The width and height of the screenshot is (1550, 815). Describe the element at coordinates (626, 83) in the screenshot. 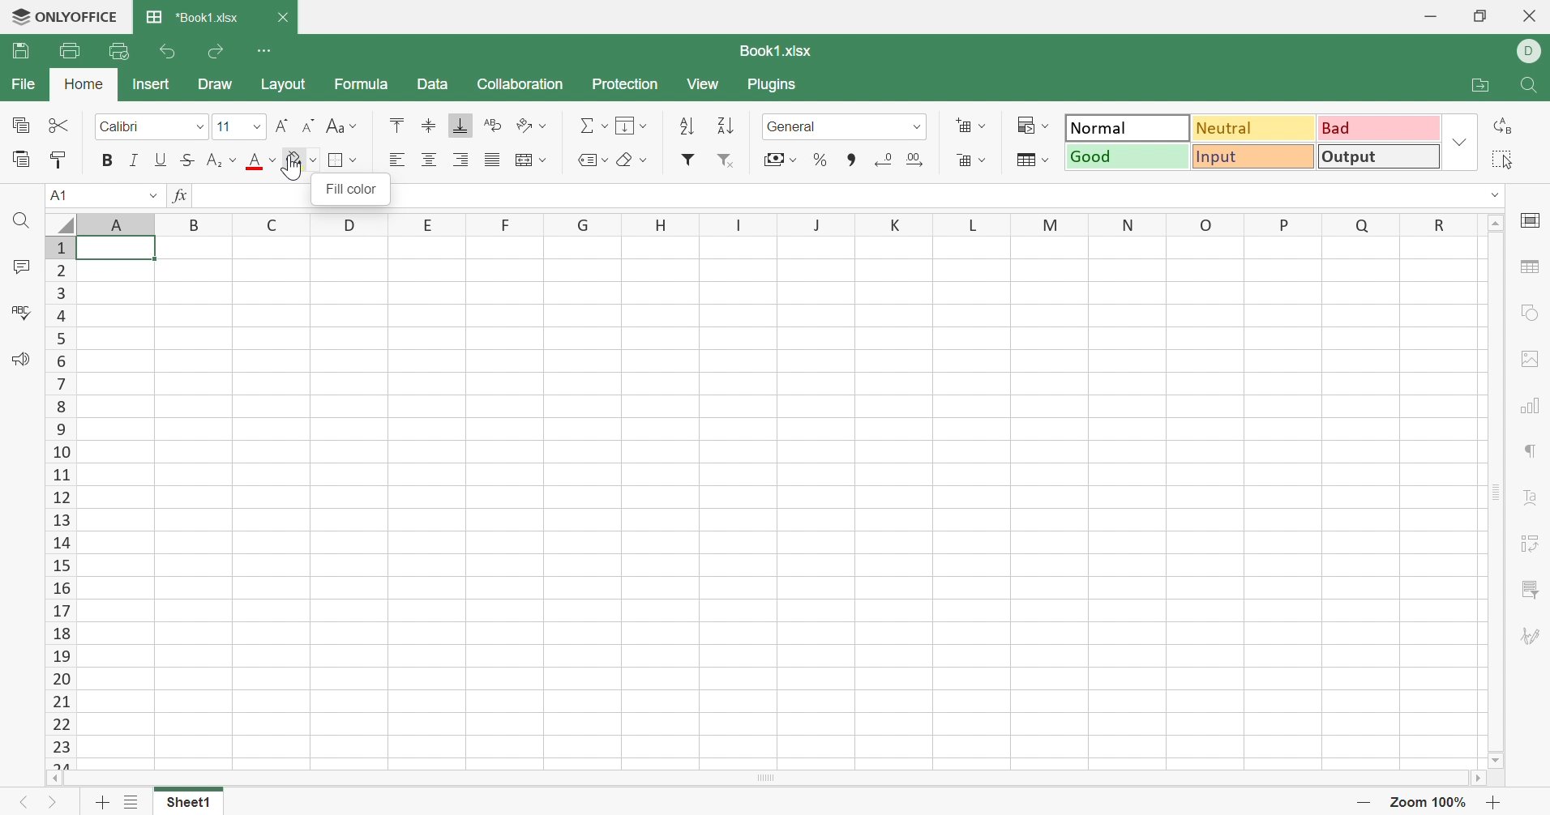

I see `Protection` at that location.